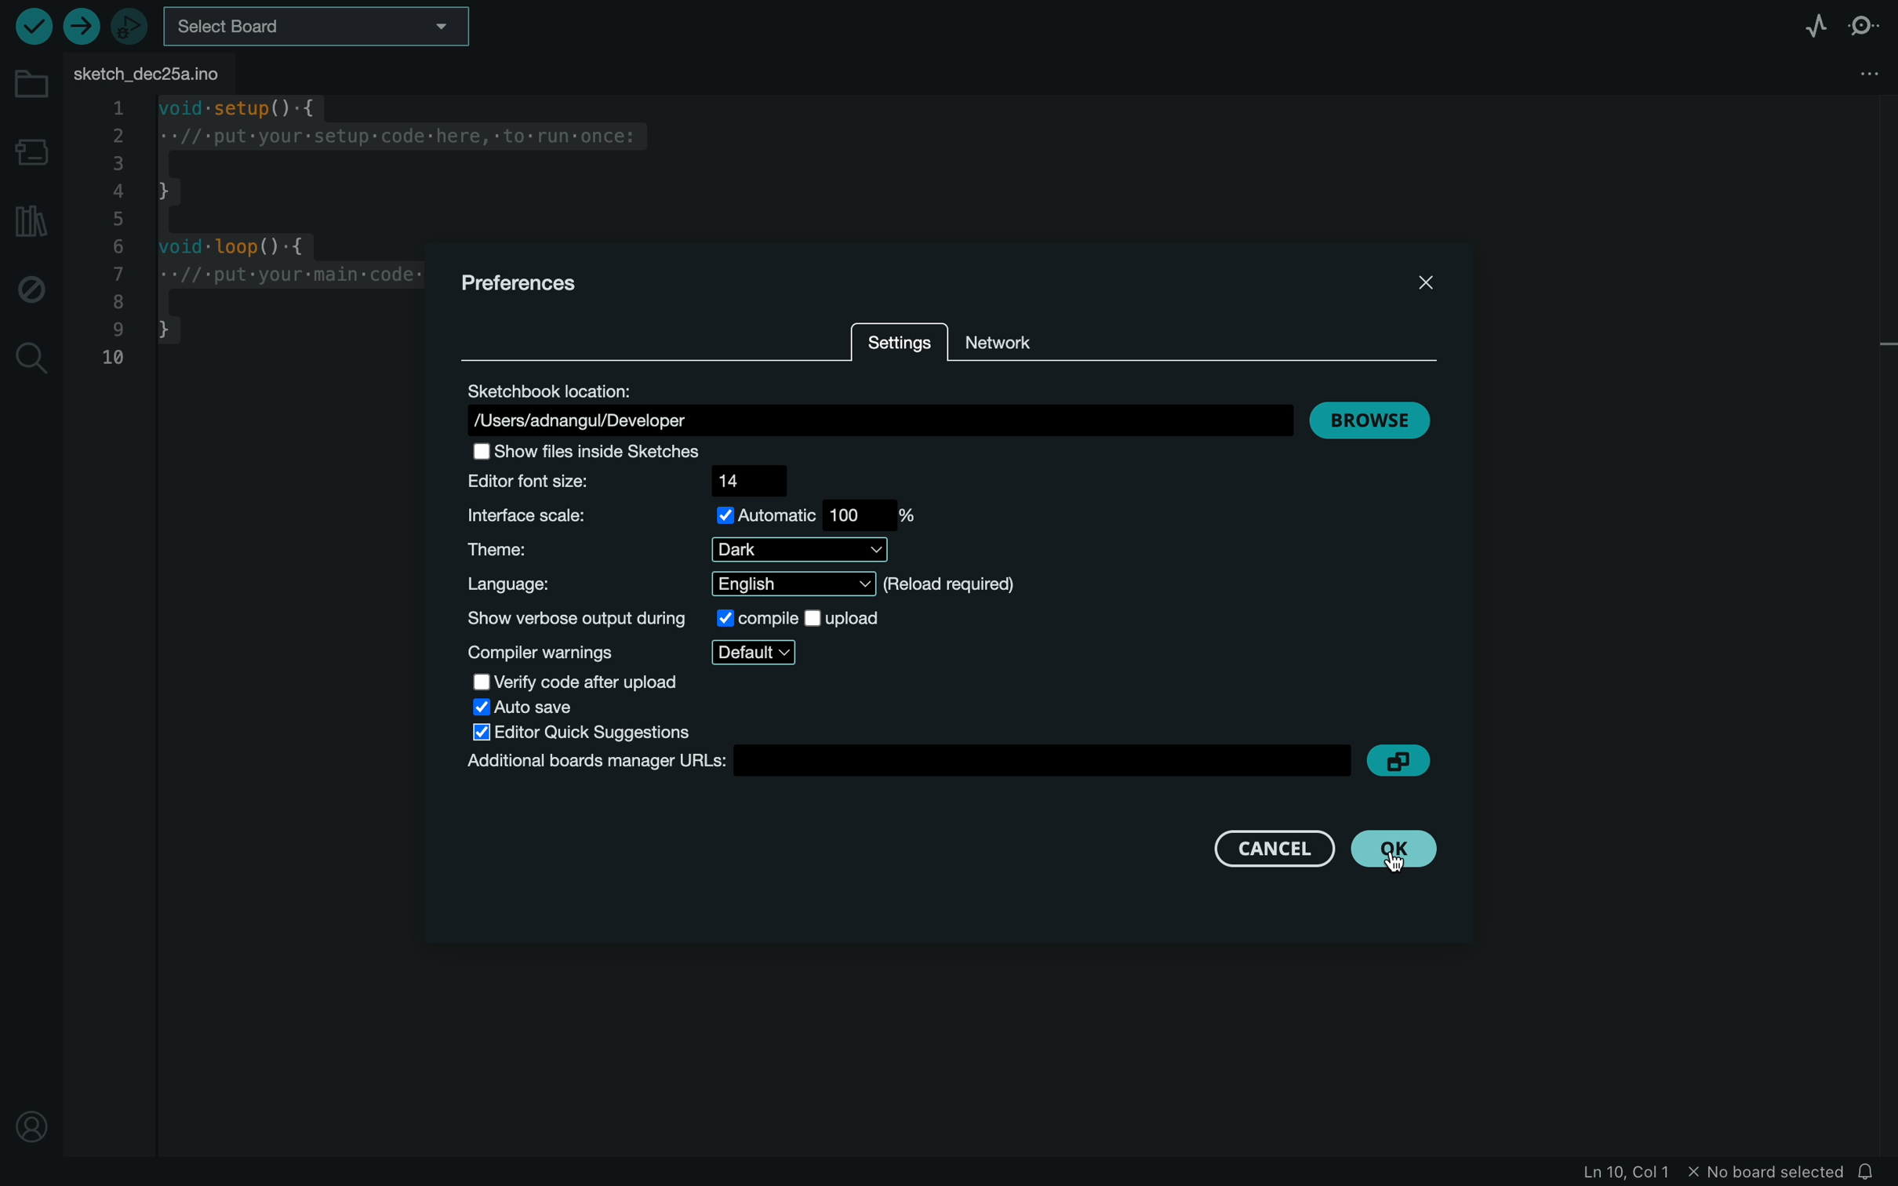 The height and width of the screenshot is (1186, 1898). What do you see at coordinates (536, 708) in the screenshot?
I see `auto  save` at bounding box center [536, 708].